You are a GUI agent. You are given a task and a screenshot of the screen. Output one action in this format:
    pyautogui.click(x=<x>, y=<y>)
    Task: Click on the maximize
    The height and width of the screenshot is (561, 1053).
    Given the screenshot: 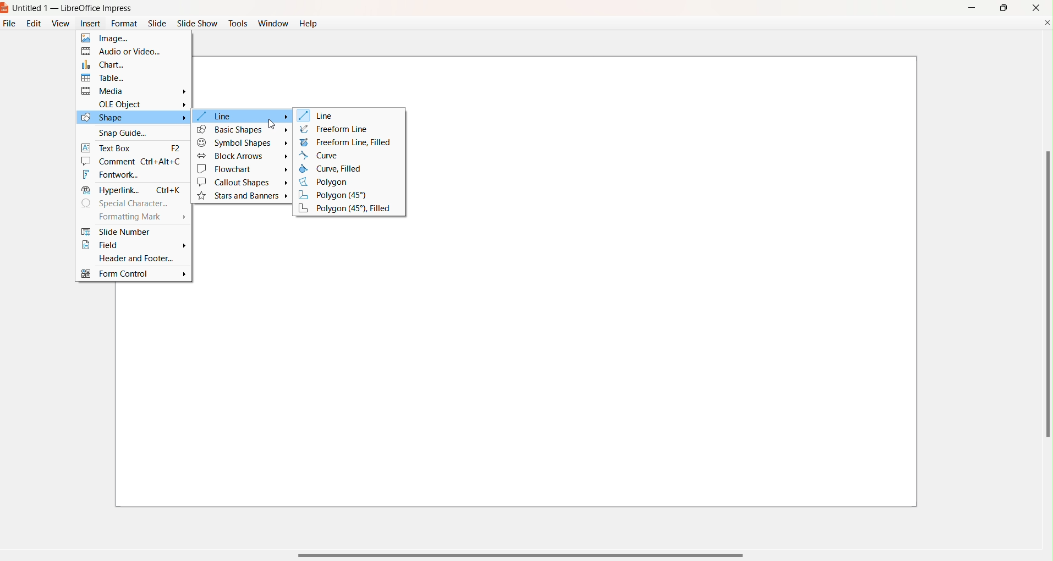 What is the action you would take?
    pyautogui.click(x=1003, y=8)
    